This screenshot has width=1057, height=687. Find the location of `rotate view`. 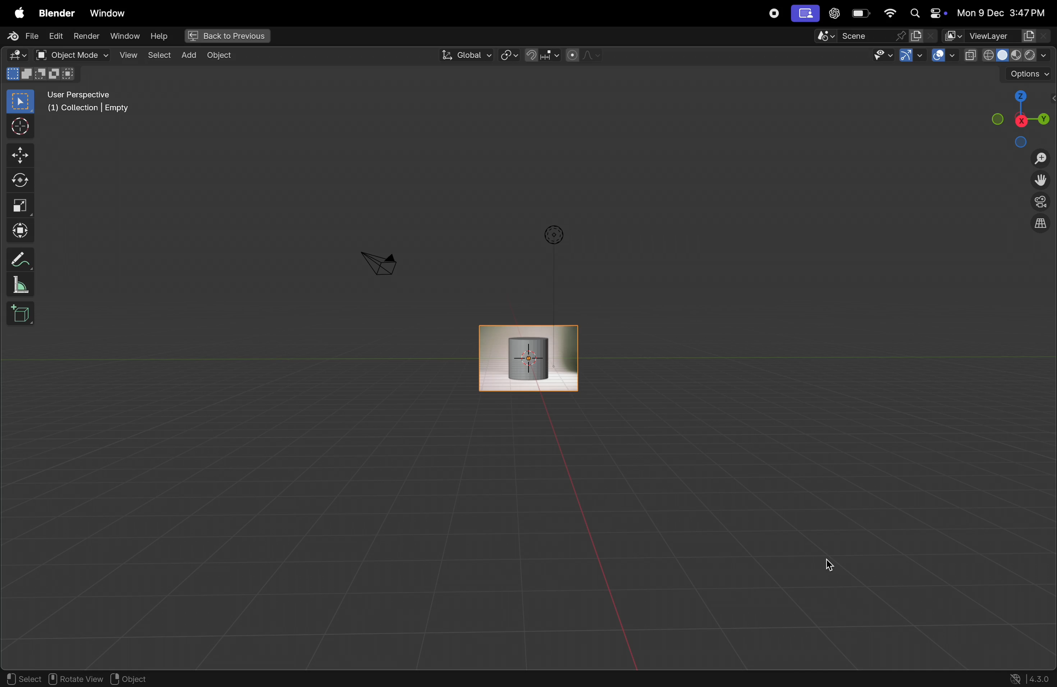

rotate view is located at coordinates (78, 679).